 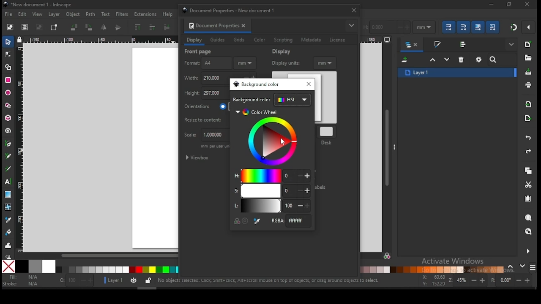 What do you see at coordinates (533, 268) in the screenshot?
I see `color modes` at bounding box center [533, 268].